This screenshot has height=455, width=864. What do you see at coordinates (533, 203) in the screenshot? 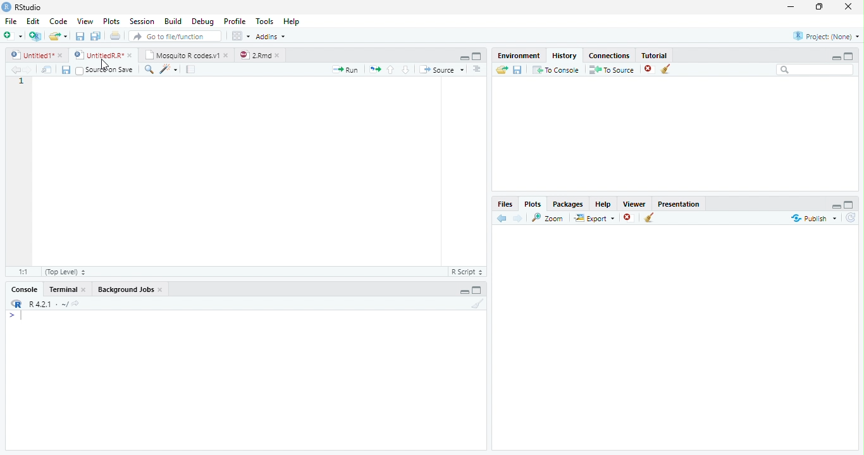
I see `Plots` at bounding box center [533, 203].